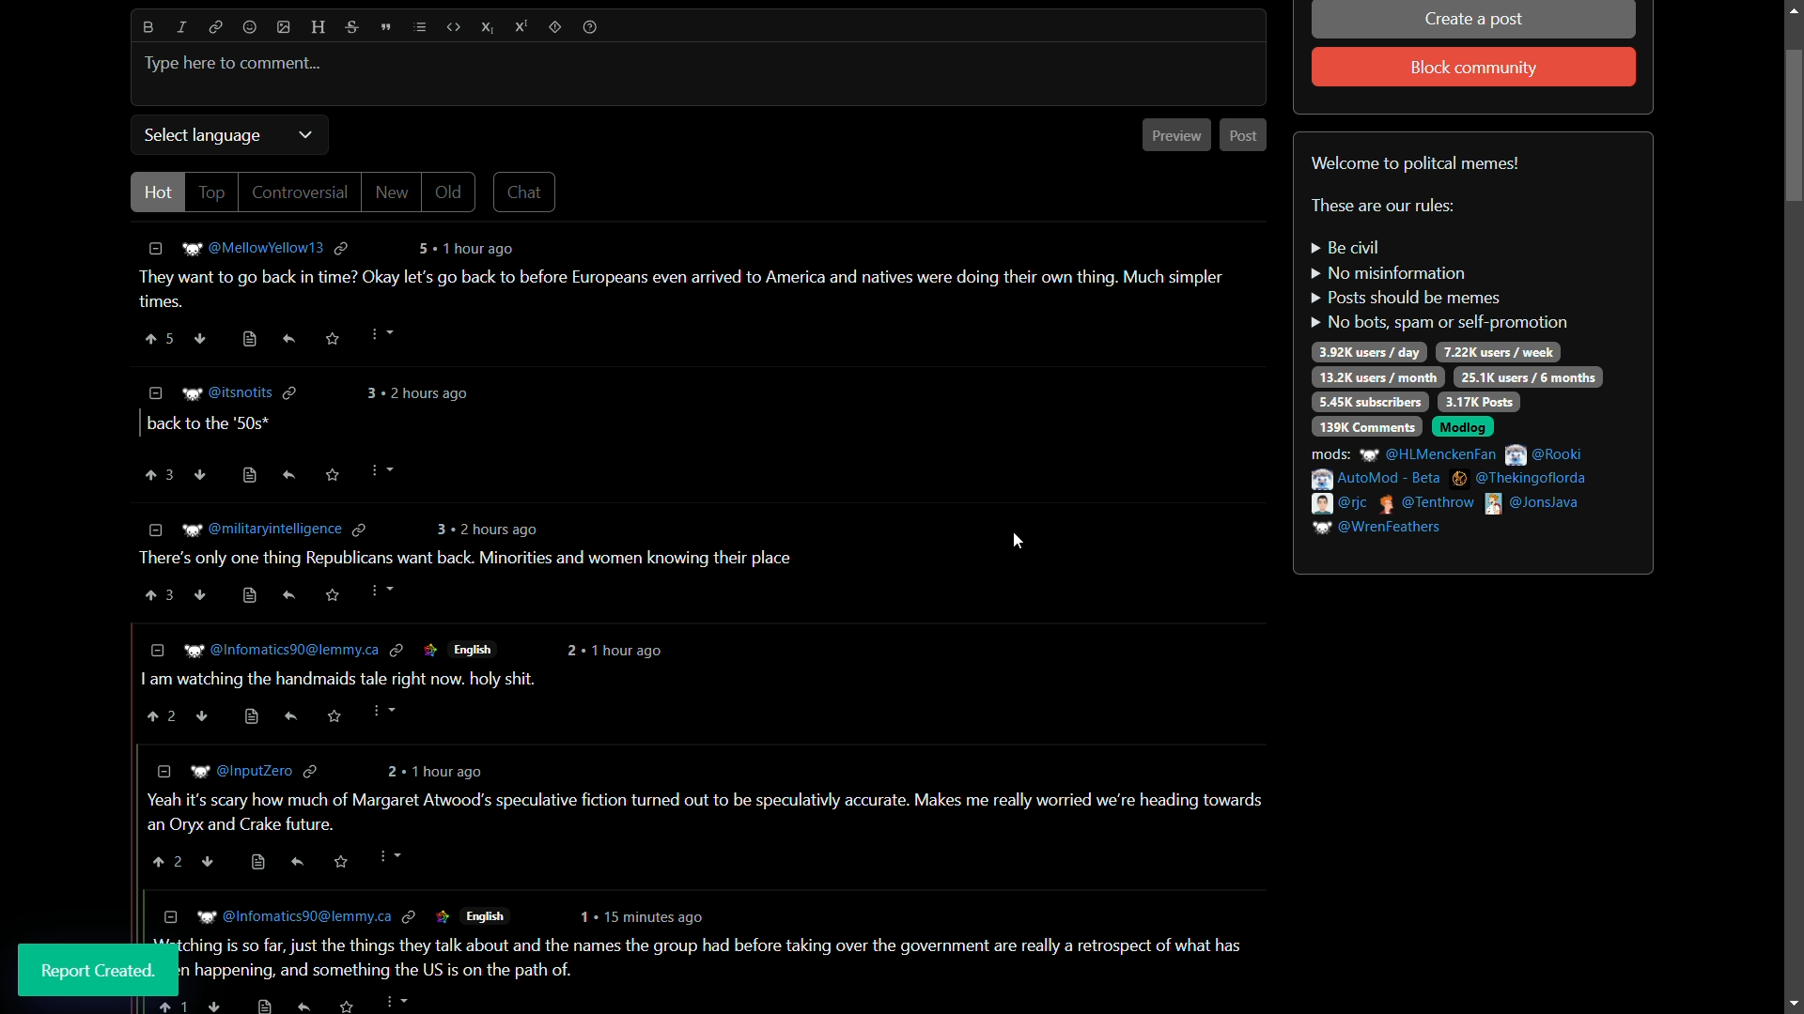 The image size is (1804, 1014). Describe the element at coordinates (1478, 402) in the screenshot. I see `3.17k posts` at that location.